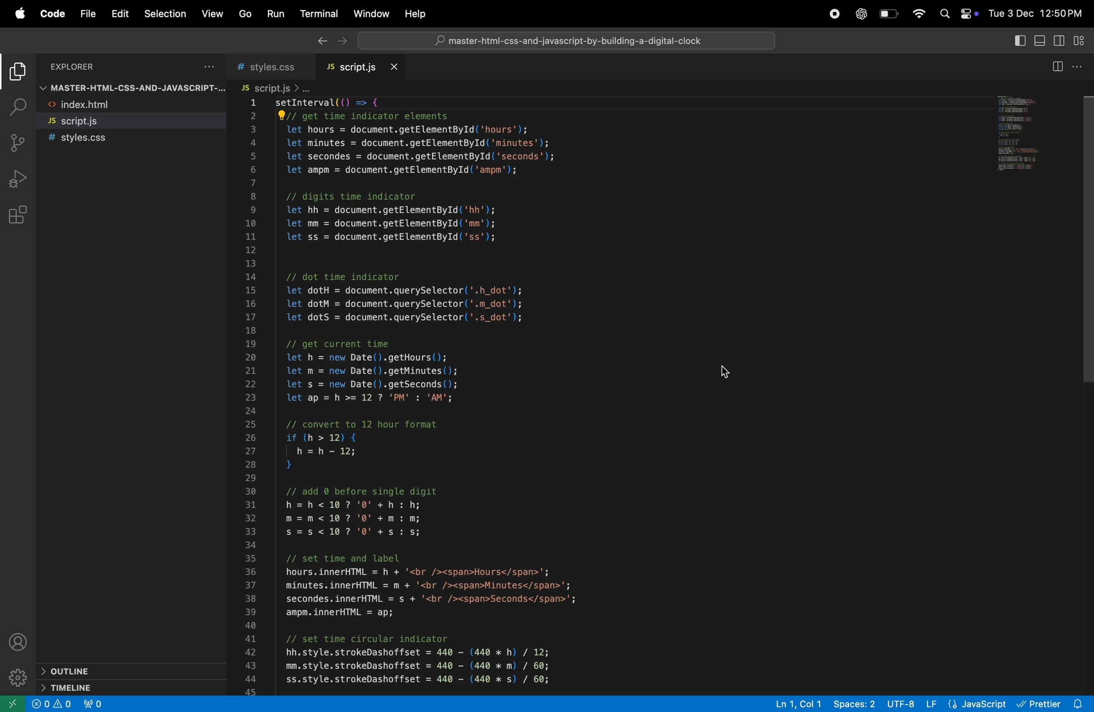 This screenshot has width=1094, height=712. What do you see at coordinates (213, 16) in the screenshot?
I see `view` at bounding box center [213, 16].